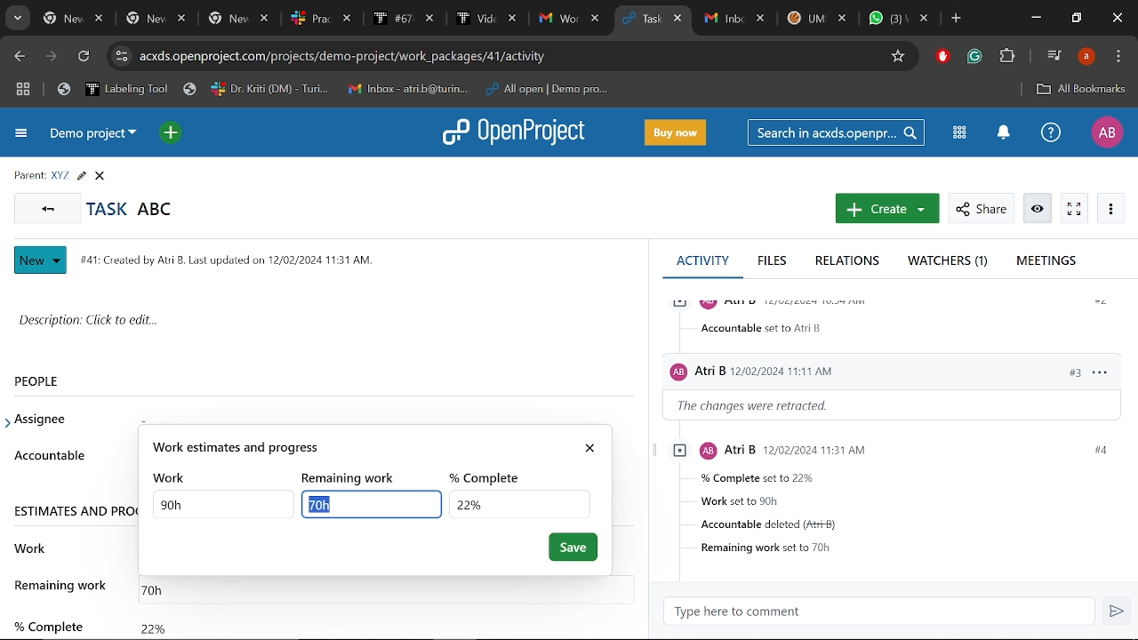 This screenshot has width=1138, height=640. What do you see at coordinates (315, 509) in the screenshot?
I see `Cursor` at bounding box center [315, 509].